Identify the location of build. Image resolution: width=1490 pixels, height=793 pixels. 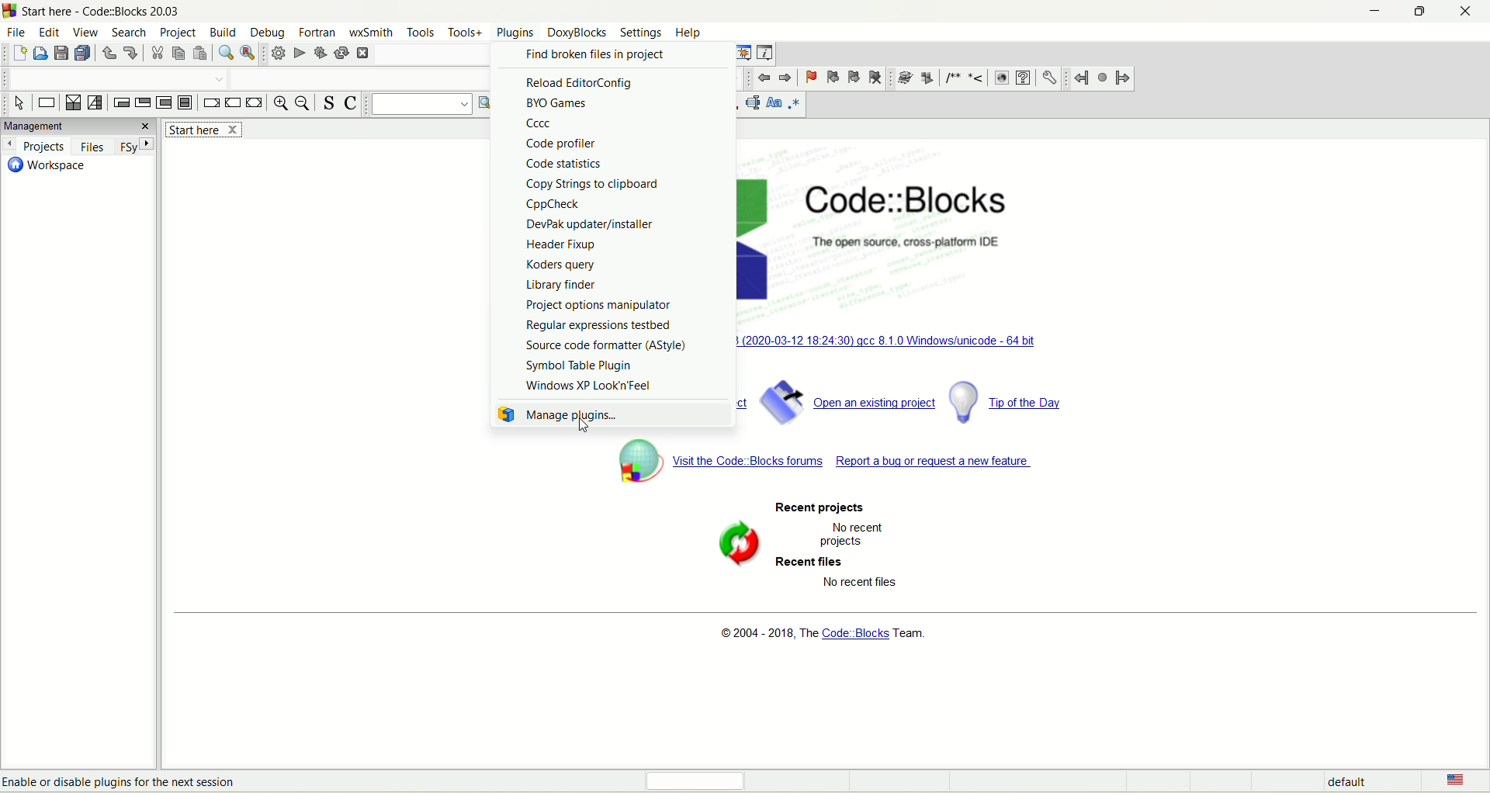
(275, 54).